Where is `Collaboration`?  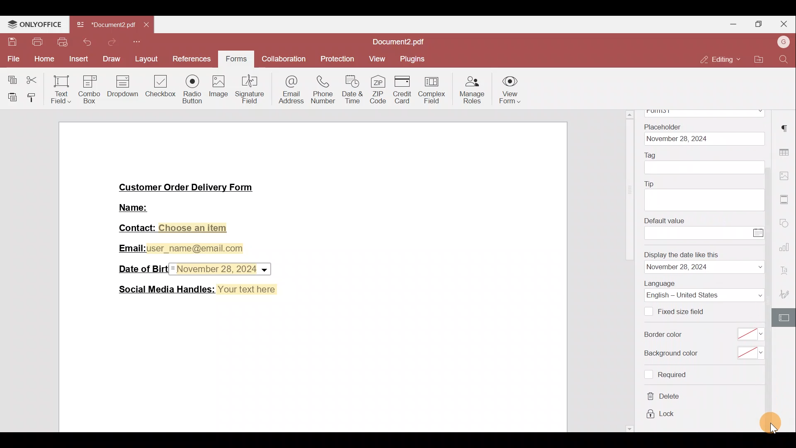 Collaboration is located at coordinates (282, 60).